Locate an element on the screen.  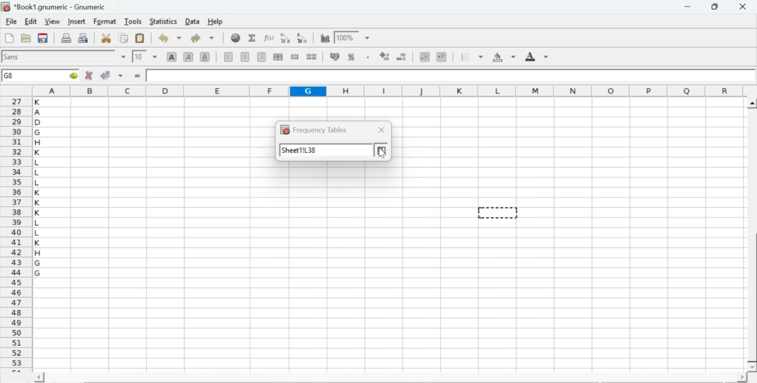
application name is located at coordinates (56, 5).